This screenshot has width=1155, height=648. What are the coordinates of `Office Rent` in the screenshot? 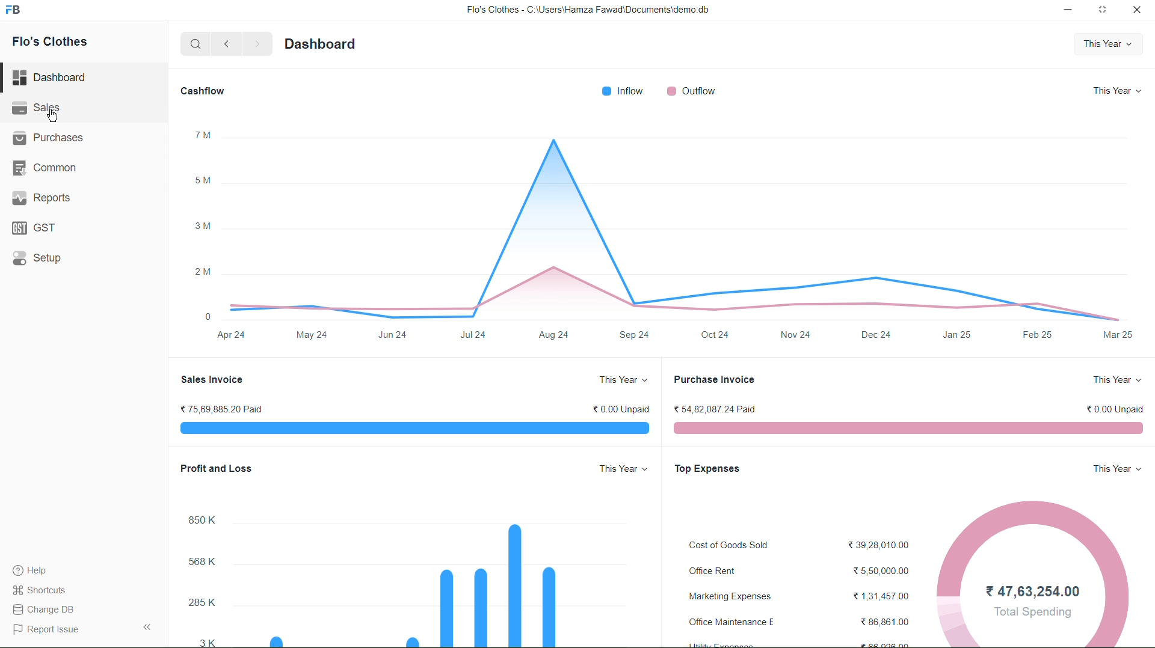 It's located at (712, 570).